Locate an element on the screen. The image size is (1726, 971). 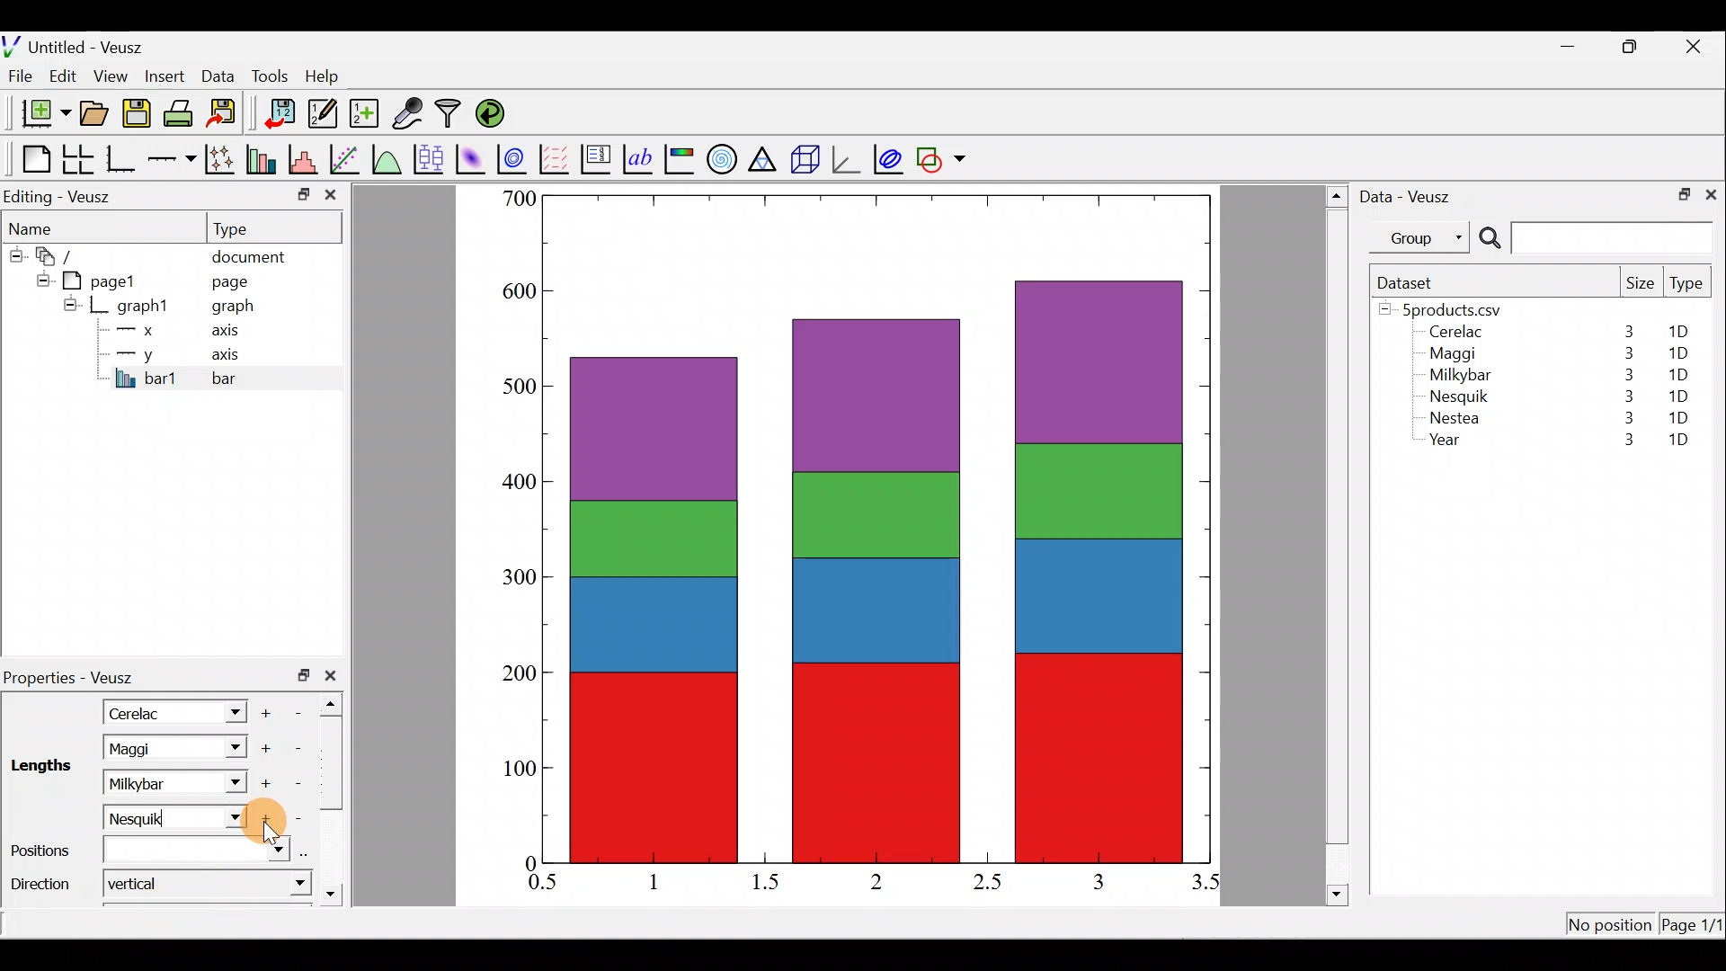
3 is located at coordinates (1619, 441).